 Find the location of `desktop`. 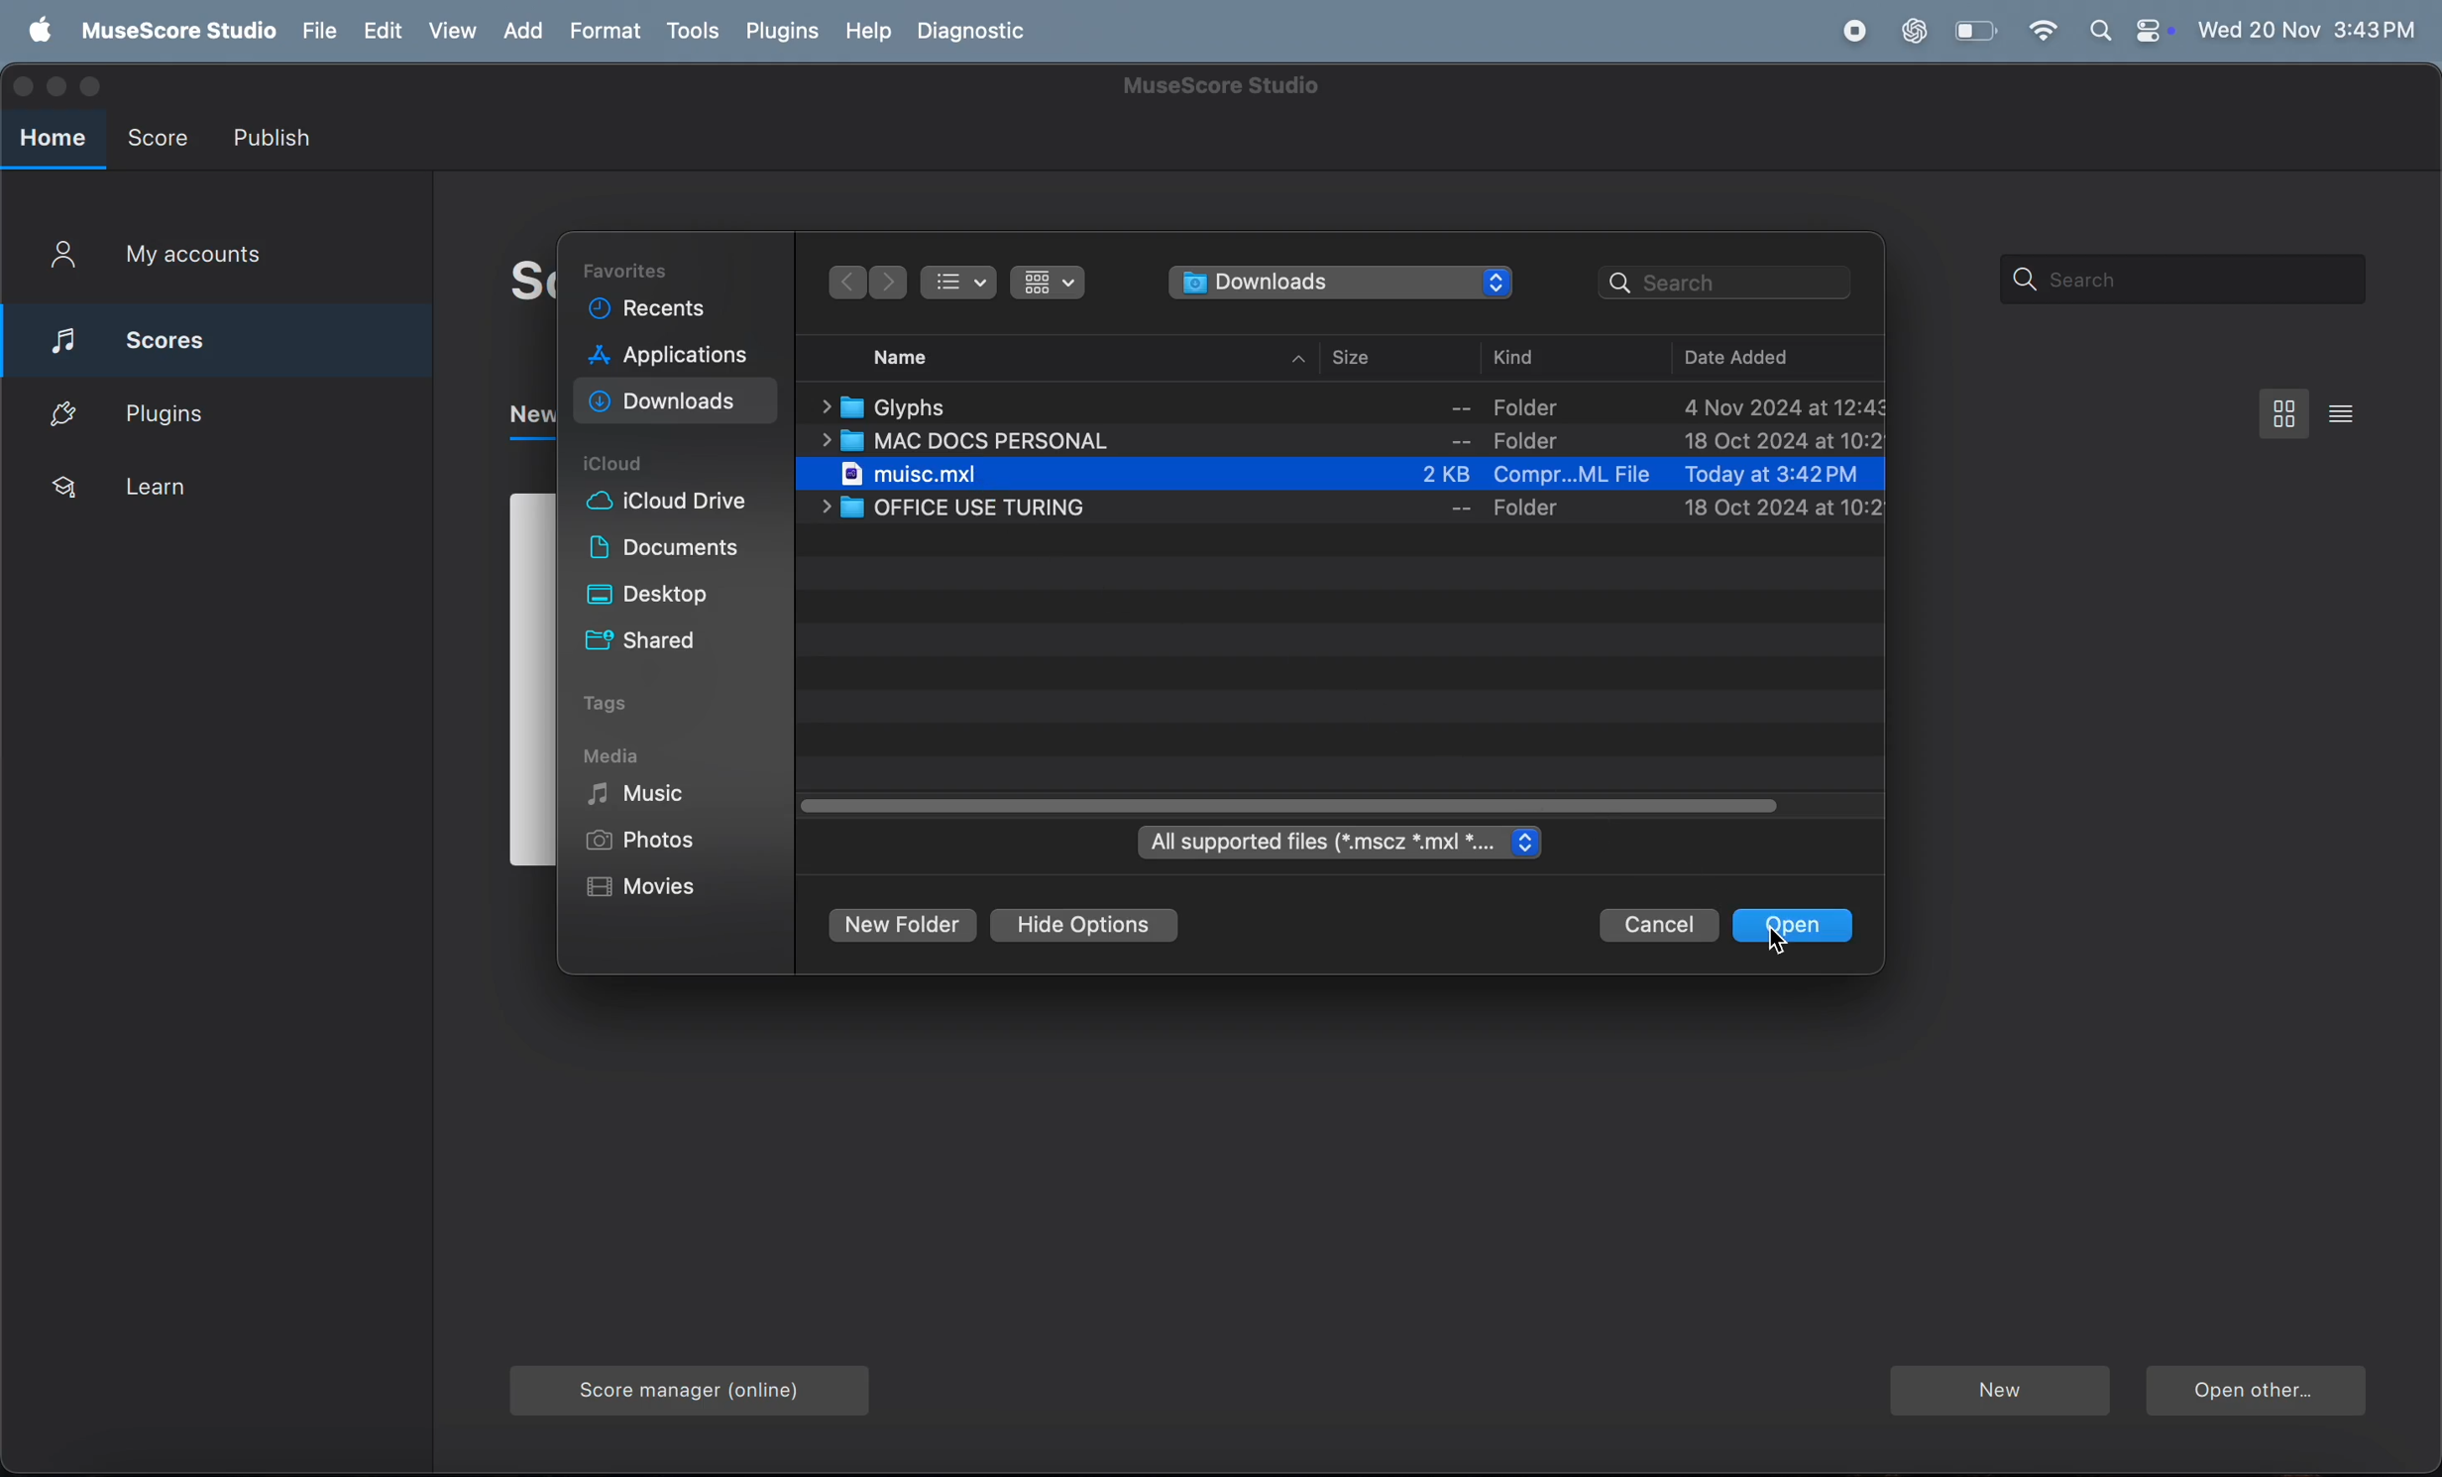

desktop is located at coordinates (660, 596).